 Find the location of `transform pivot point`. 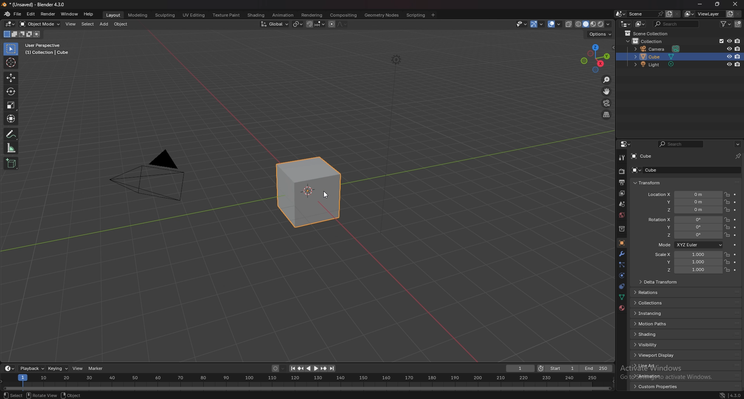

transform pivot point is located at coordinates (298, 24).